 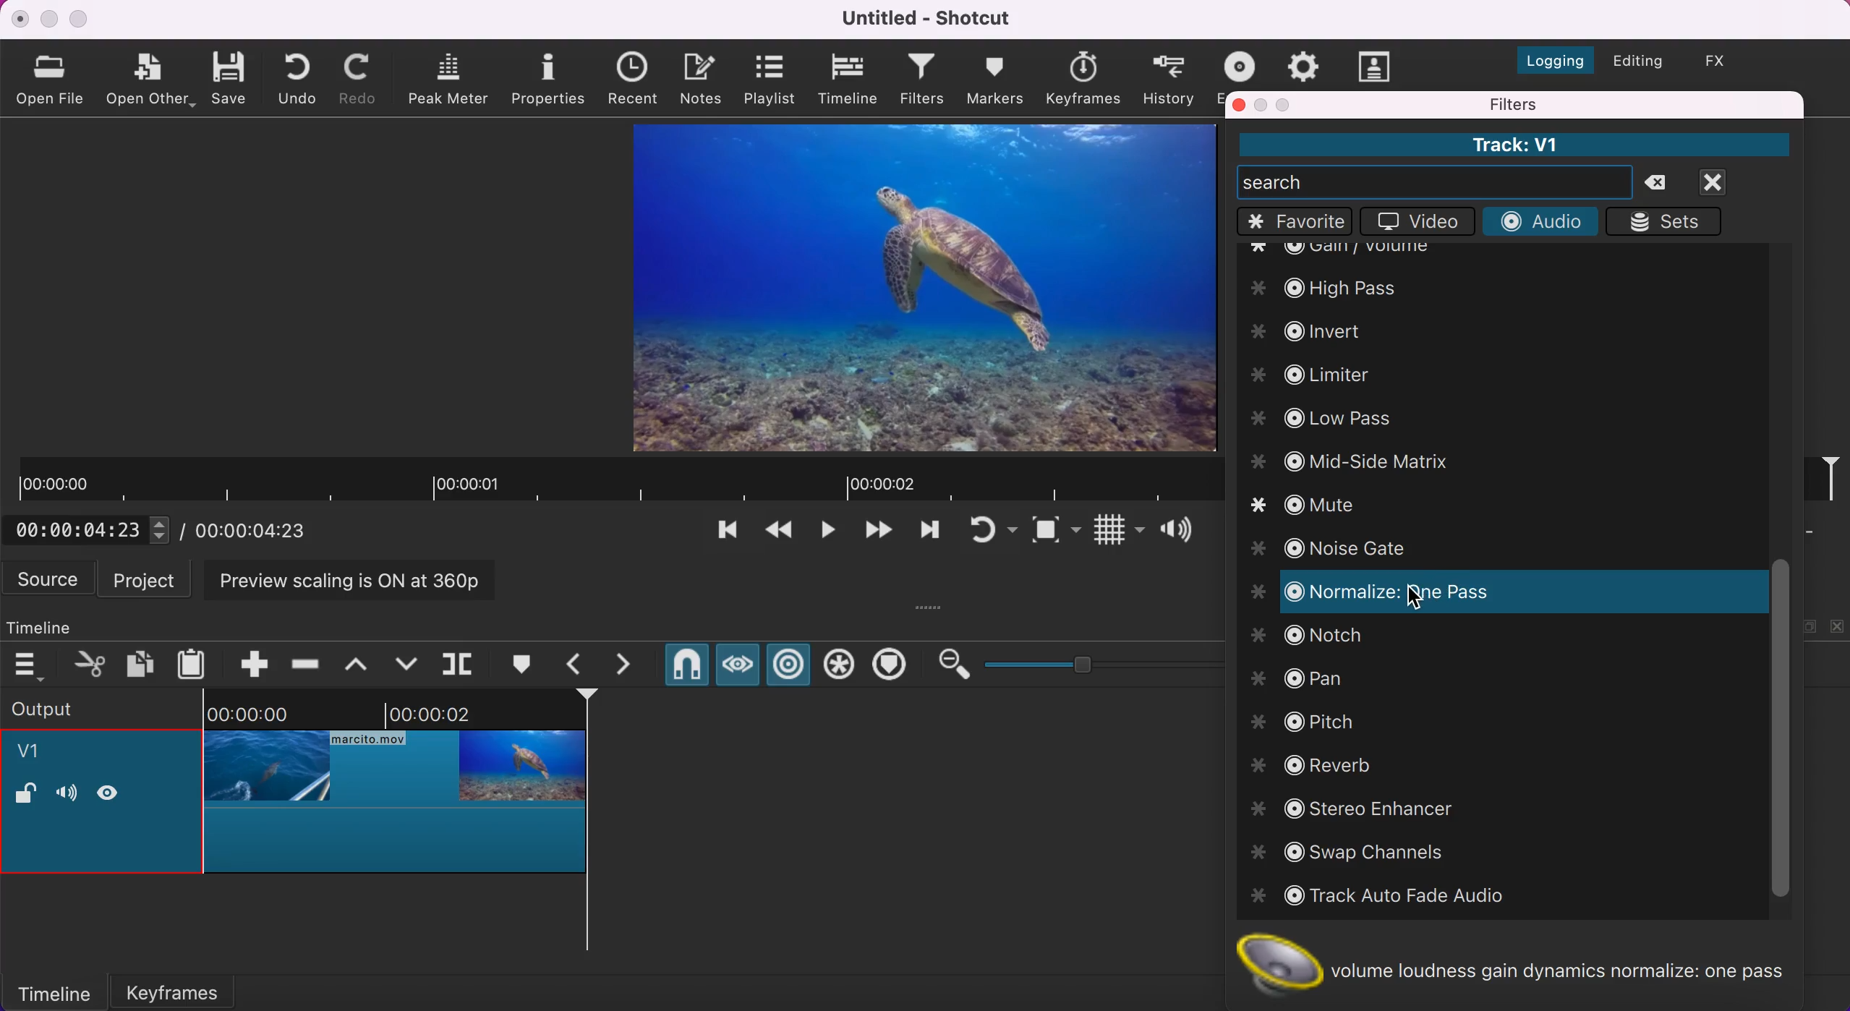 I want to click on play quickly forwards, so click(x=927, y=534).